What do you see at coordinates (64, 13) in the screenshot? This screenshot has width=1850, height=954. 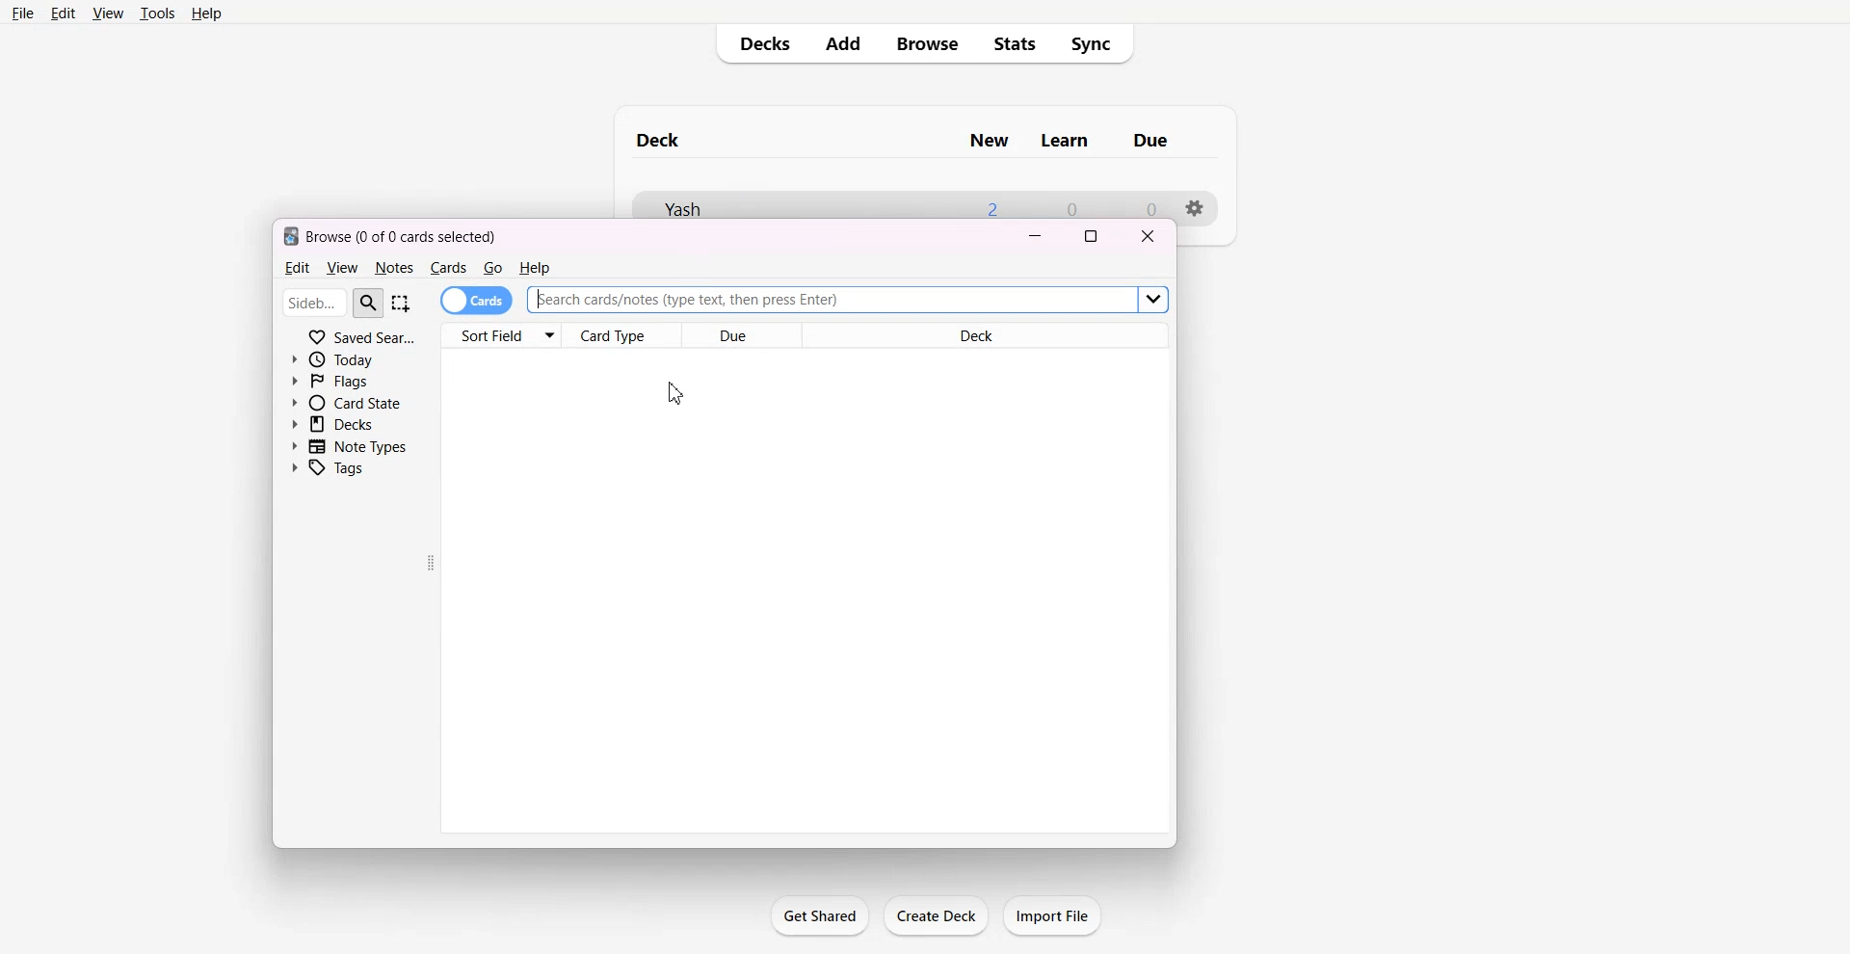 I see `Edit` at bounding box center [64, 13].